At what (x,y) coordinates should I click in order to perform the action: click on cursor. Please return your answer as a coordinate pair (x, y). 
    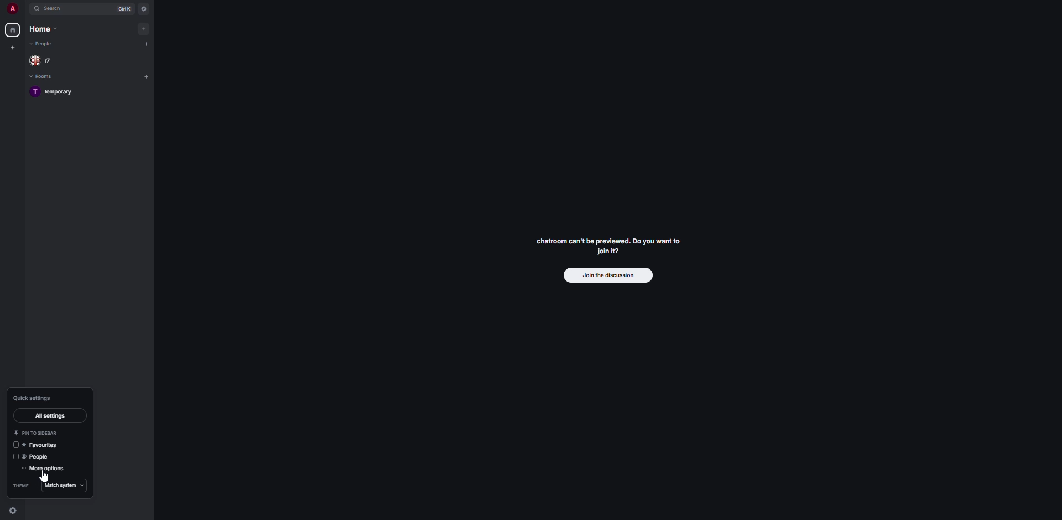
    Looking at the image, I should click on (45, 478).